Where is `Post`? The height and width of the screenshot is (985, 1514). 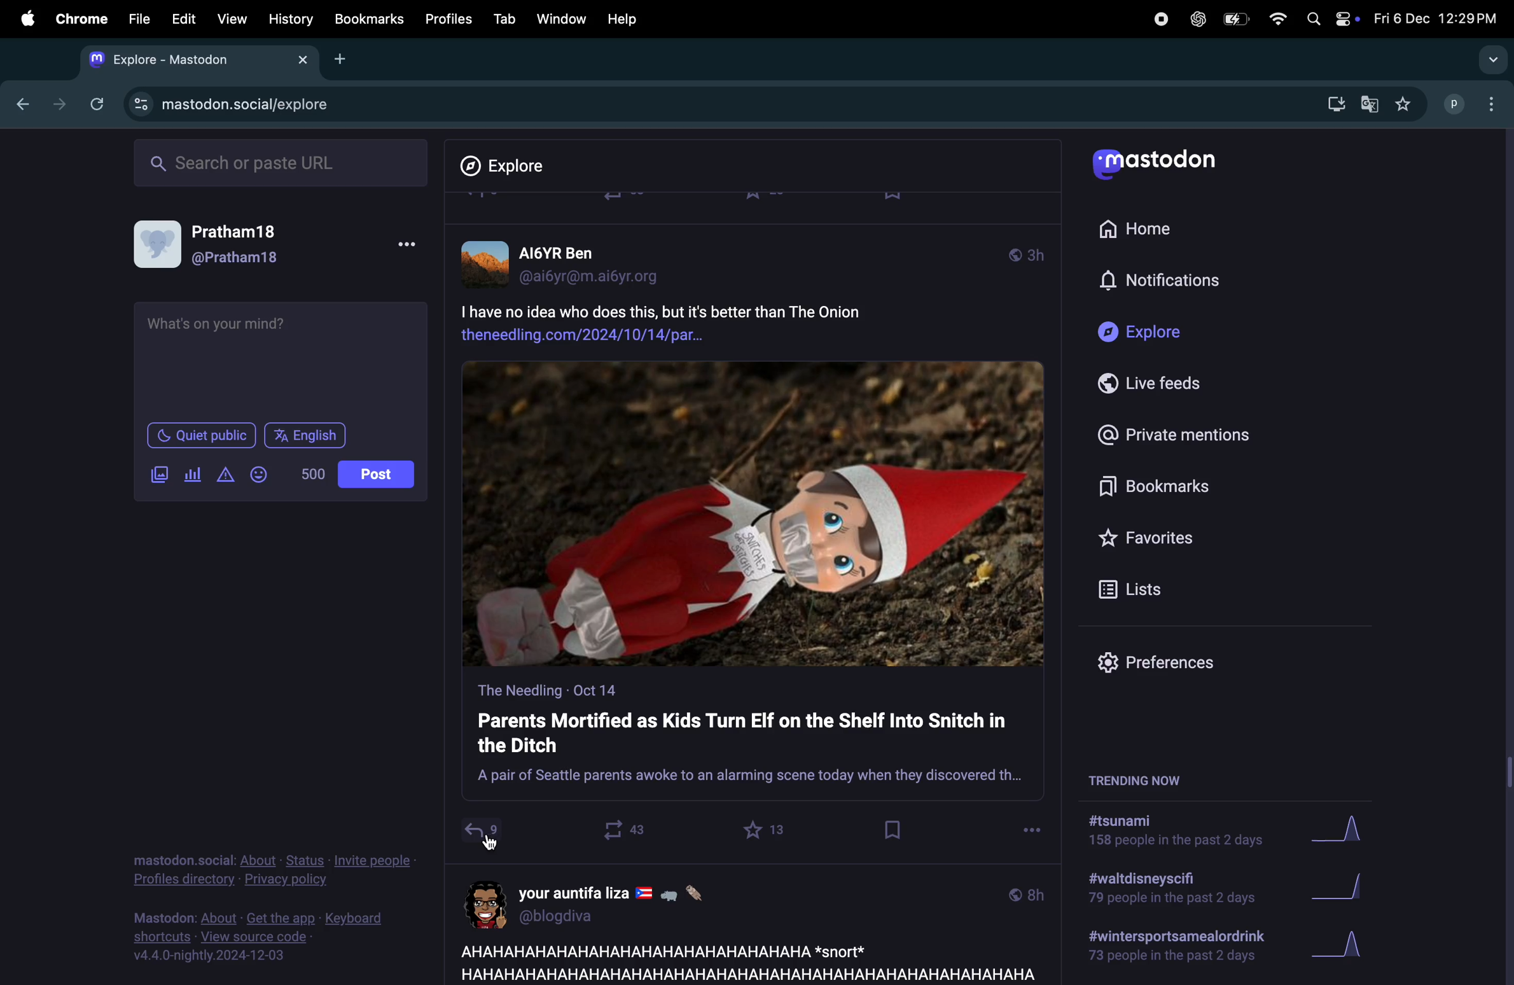 Post is located at coordinates (378, 475).